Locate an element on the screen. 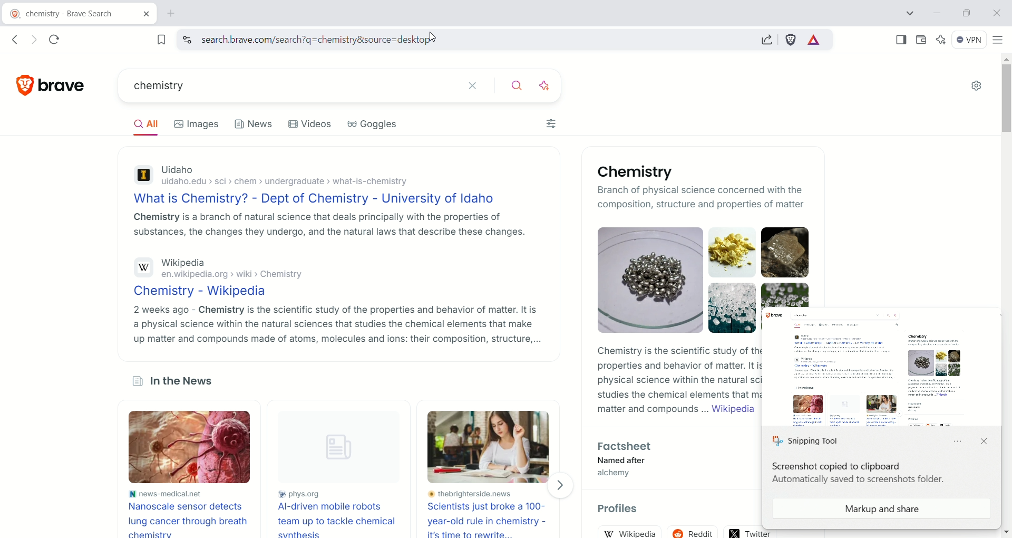  twitter is located at coordinates (759, 530).